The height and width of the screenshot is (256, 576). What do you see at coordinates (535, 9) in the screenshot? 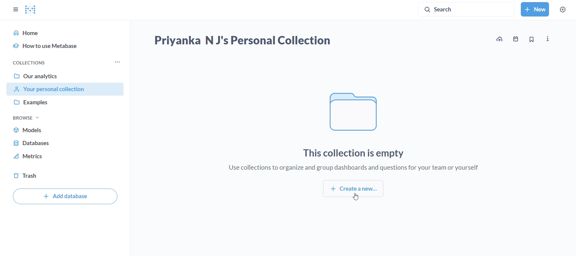
I see `new collection` at bounding box center [535, 9].